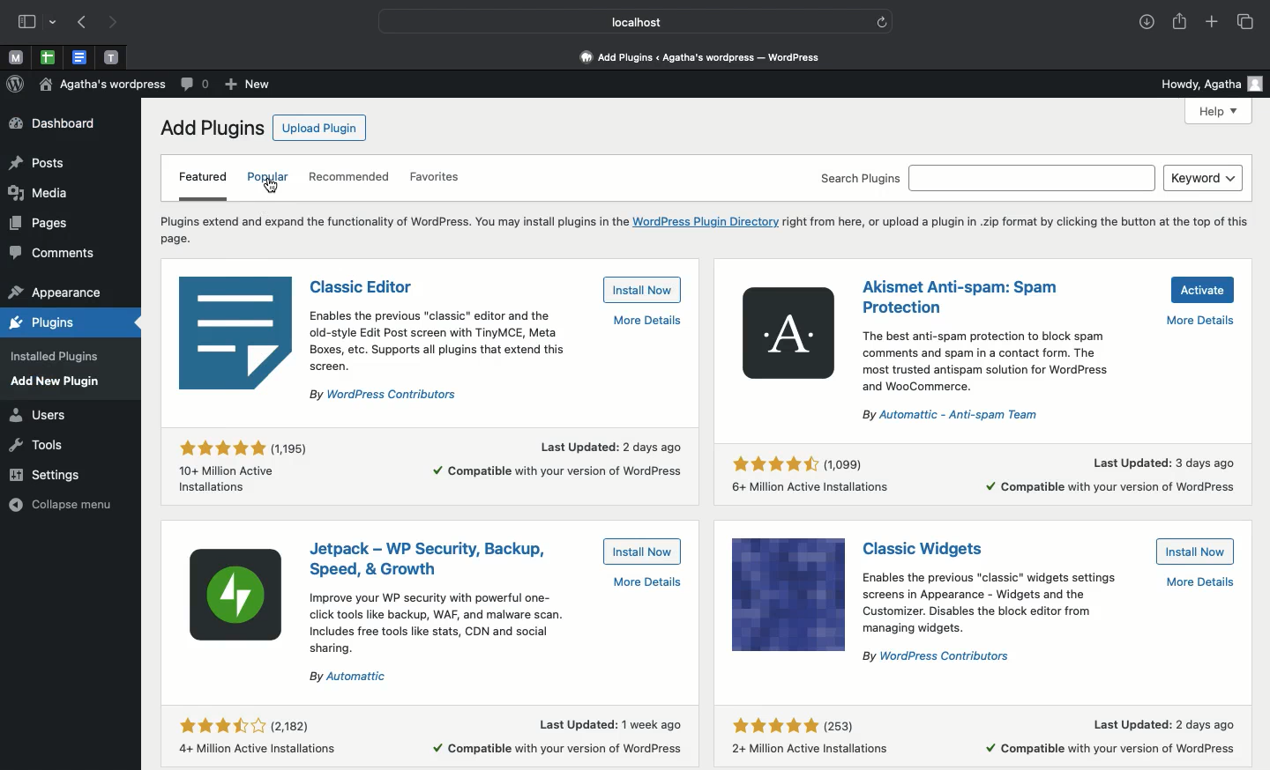 This screenshot has width=1270, height=770. What do you see at coordinates (1002, 620) in the screenshot?
I see `Instructional text` at bounding box center [1002, 620].